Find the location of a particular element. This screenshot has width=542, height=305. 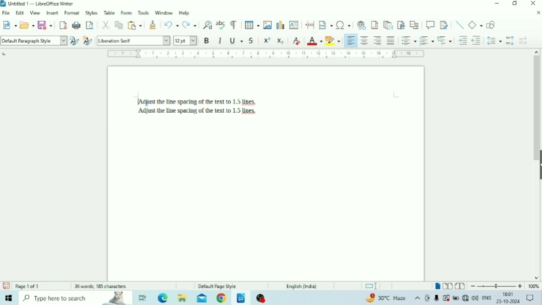

Temperature is located at coordinates (386, 298).